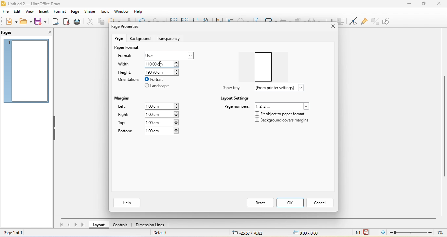 The height and width of the screenshot is (237, 447). Describe the element at coordinates (330, 27) in the screenshot. I see `close` at that location.